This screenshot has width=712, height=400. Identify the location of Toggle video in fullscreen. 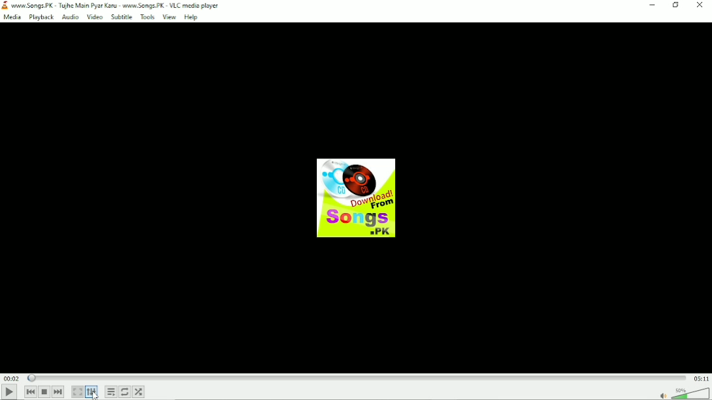
(78, 392).